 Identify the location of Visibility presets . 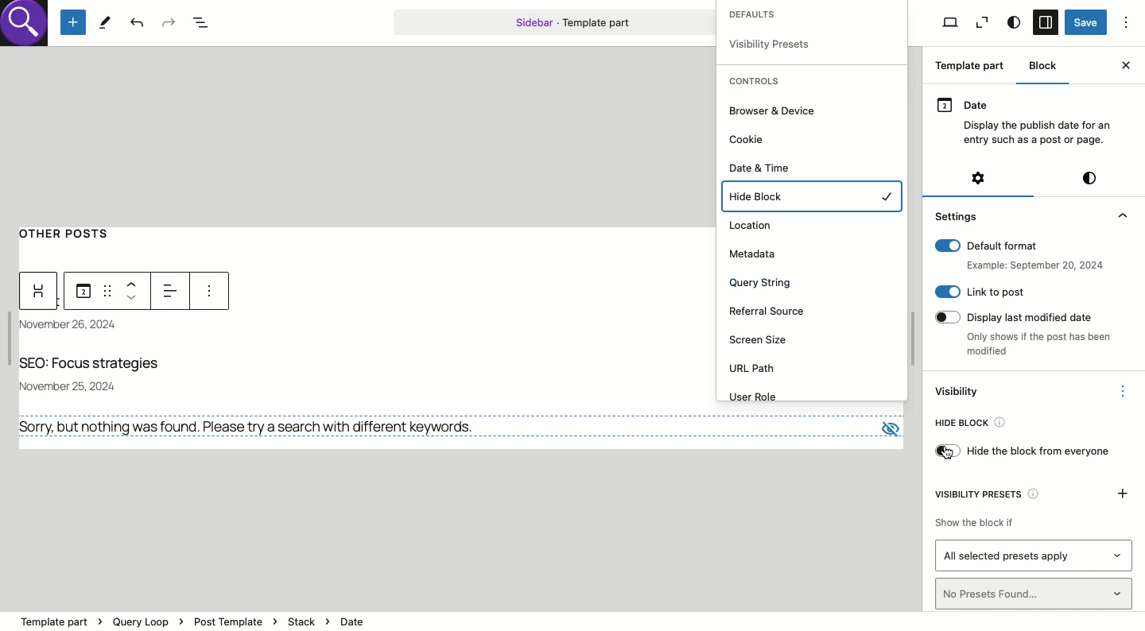
(992, 493).